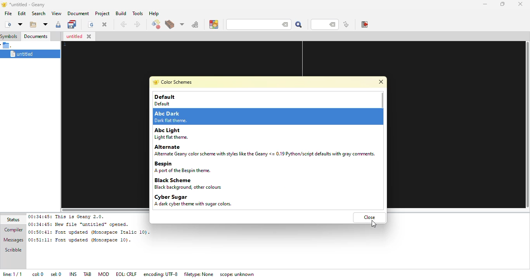 Image resolution: width=530 pixels, height=279 pixels. What do you see at coordinates (58, 25) in the screenshot?
I see `save` at bounding box center [58, 25].